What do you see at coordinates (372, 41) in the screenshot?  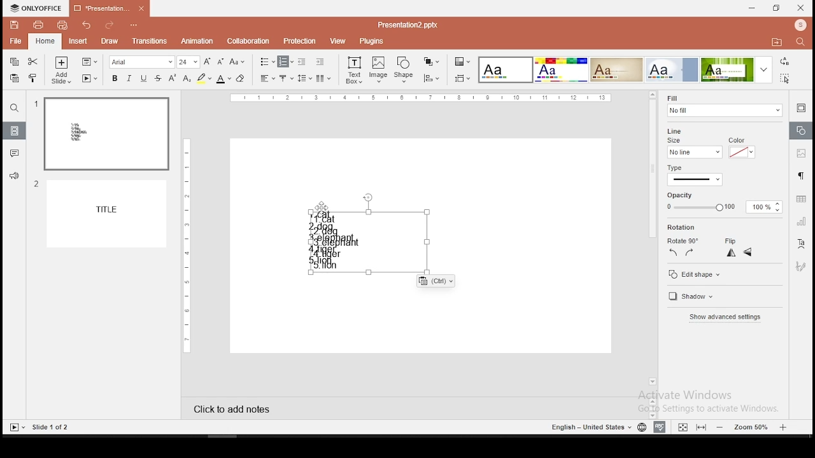 I see `plugins` at bounding box center [372, 41].